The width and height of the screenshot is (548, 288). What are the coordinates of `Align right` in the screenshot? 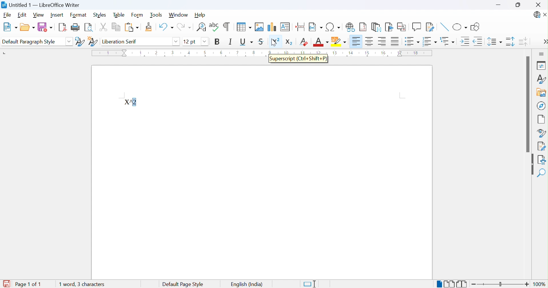 It's located at (383, 42).